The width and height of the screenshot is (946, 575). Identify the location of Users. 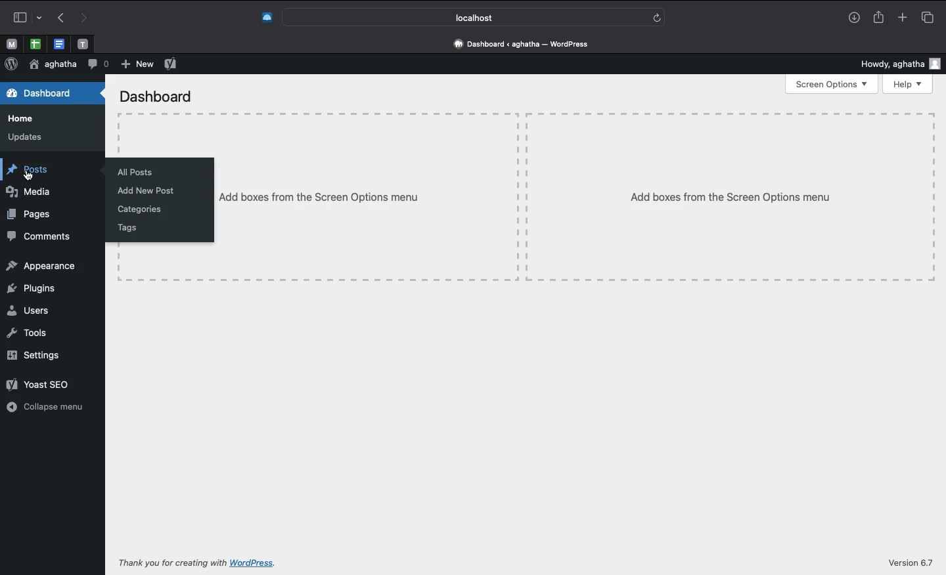
(26, 310).